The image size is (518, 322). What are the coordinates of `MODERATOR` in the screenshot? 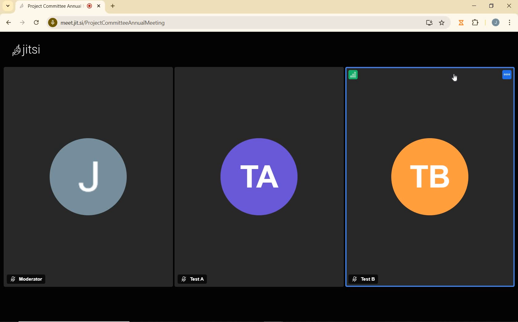 It's located at (27, 279).